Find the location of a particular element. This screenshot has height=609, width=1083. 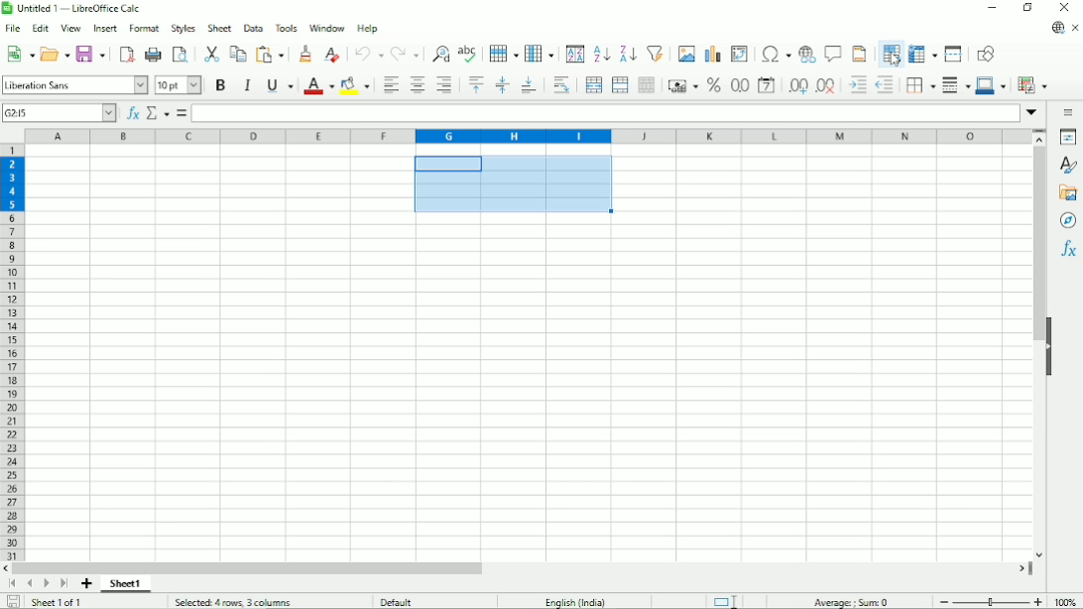

undo is located at coordinates (367, 54).